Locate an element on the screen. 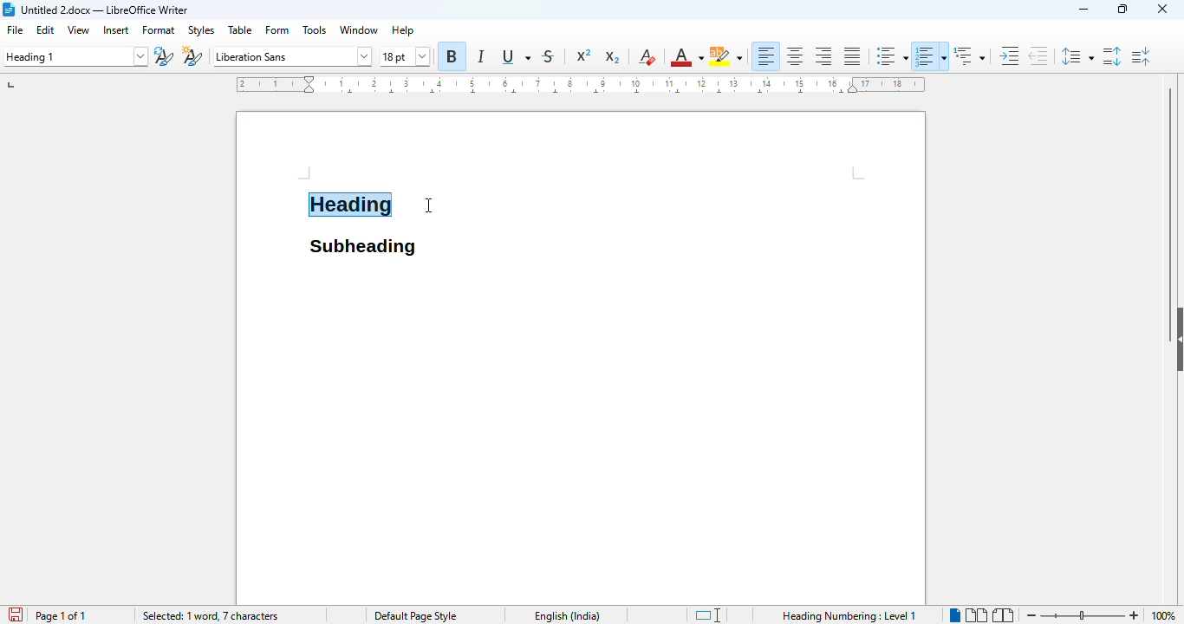  update selected style is located at coordinates (164, 56).